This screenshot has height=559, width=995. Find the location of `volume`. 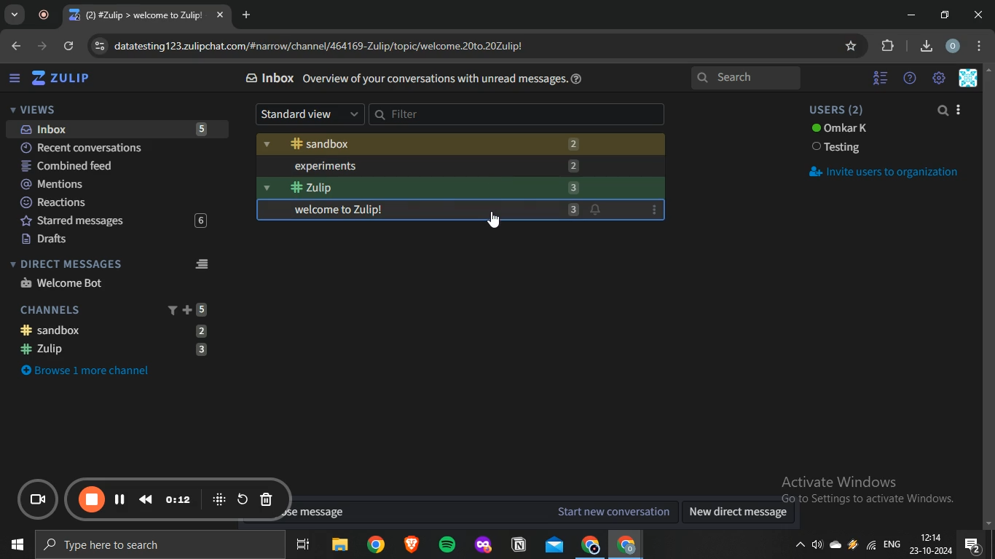

volume is located at coordinates (818, 547).